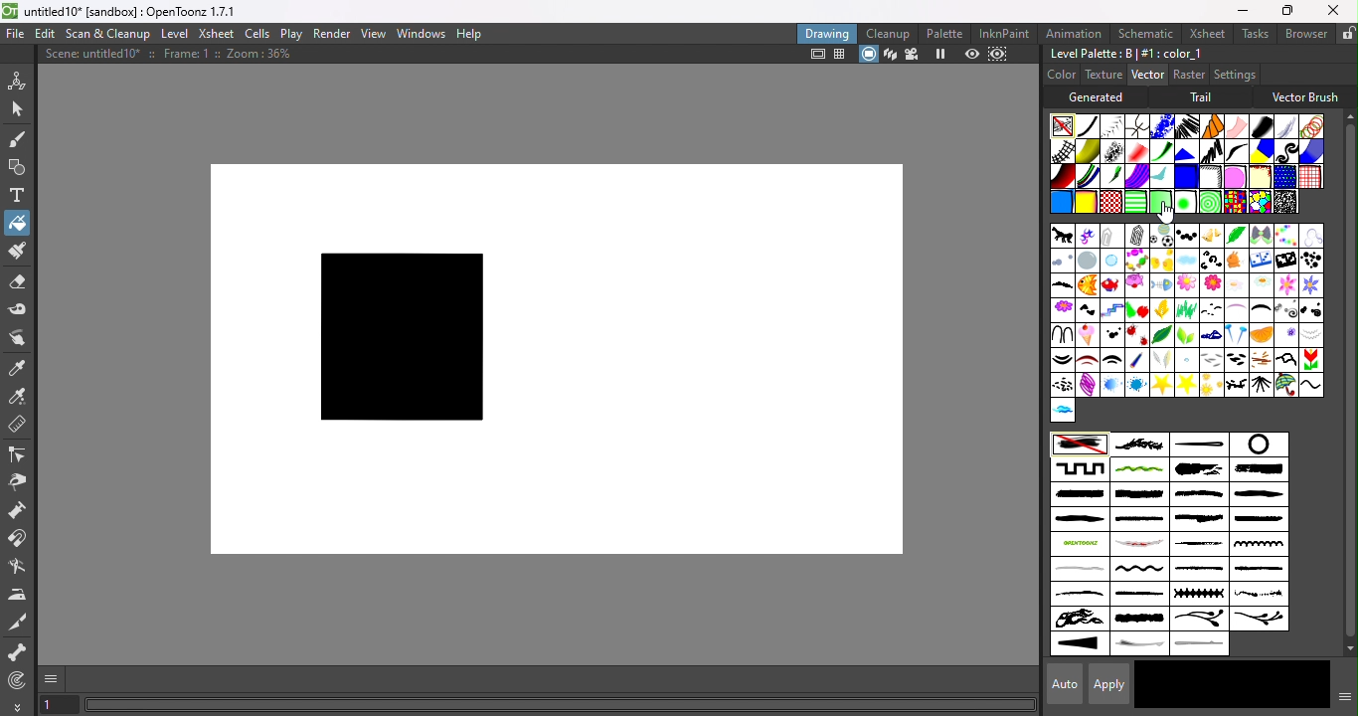 The image size is (1358, 716). Describe the element at coordinates (1144, 34) in the screenshot. I see `Schematic` at that location.